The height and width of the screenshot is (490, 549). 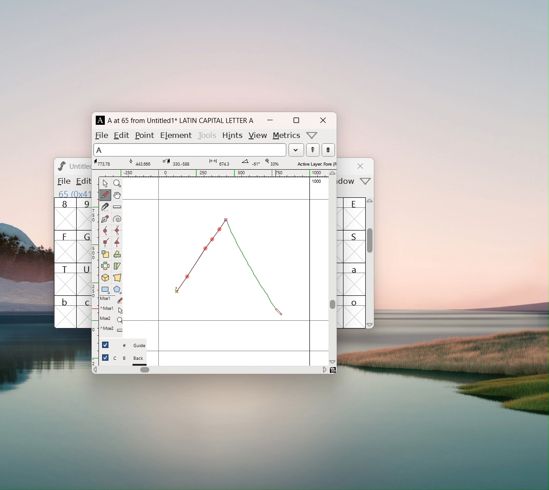 I want to click on left side bearing, so click(x=159, y=271).